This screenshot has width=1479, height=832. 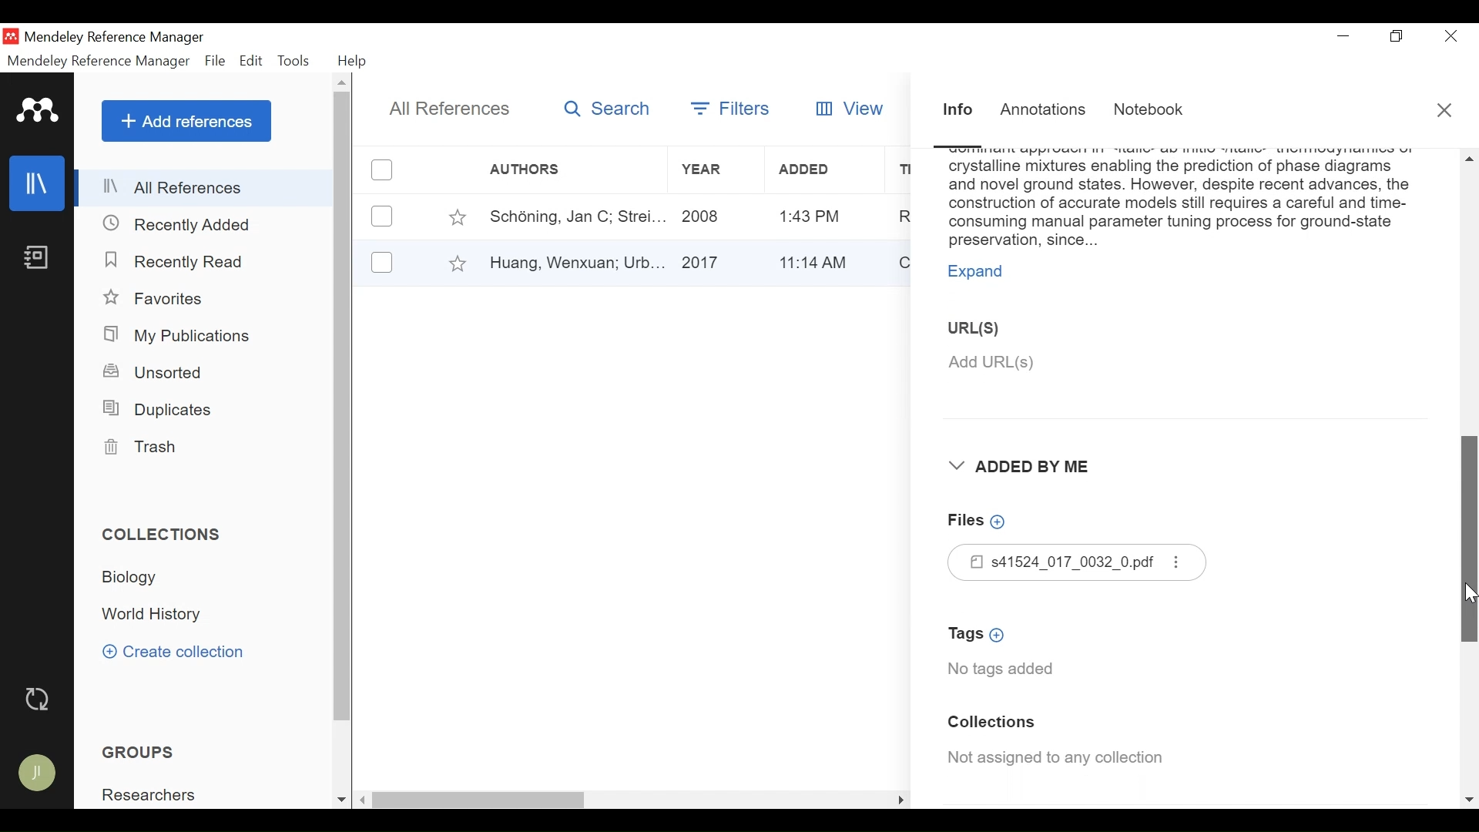 I want to click on Favorites, so click(x=159, y=299).